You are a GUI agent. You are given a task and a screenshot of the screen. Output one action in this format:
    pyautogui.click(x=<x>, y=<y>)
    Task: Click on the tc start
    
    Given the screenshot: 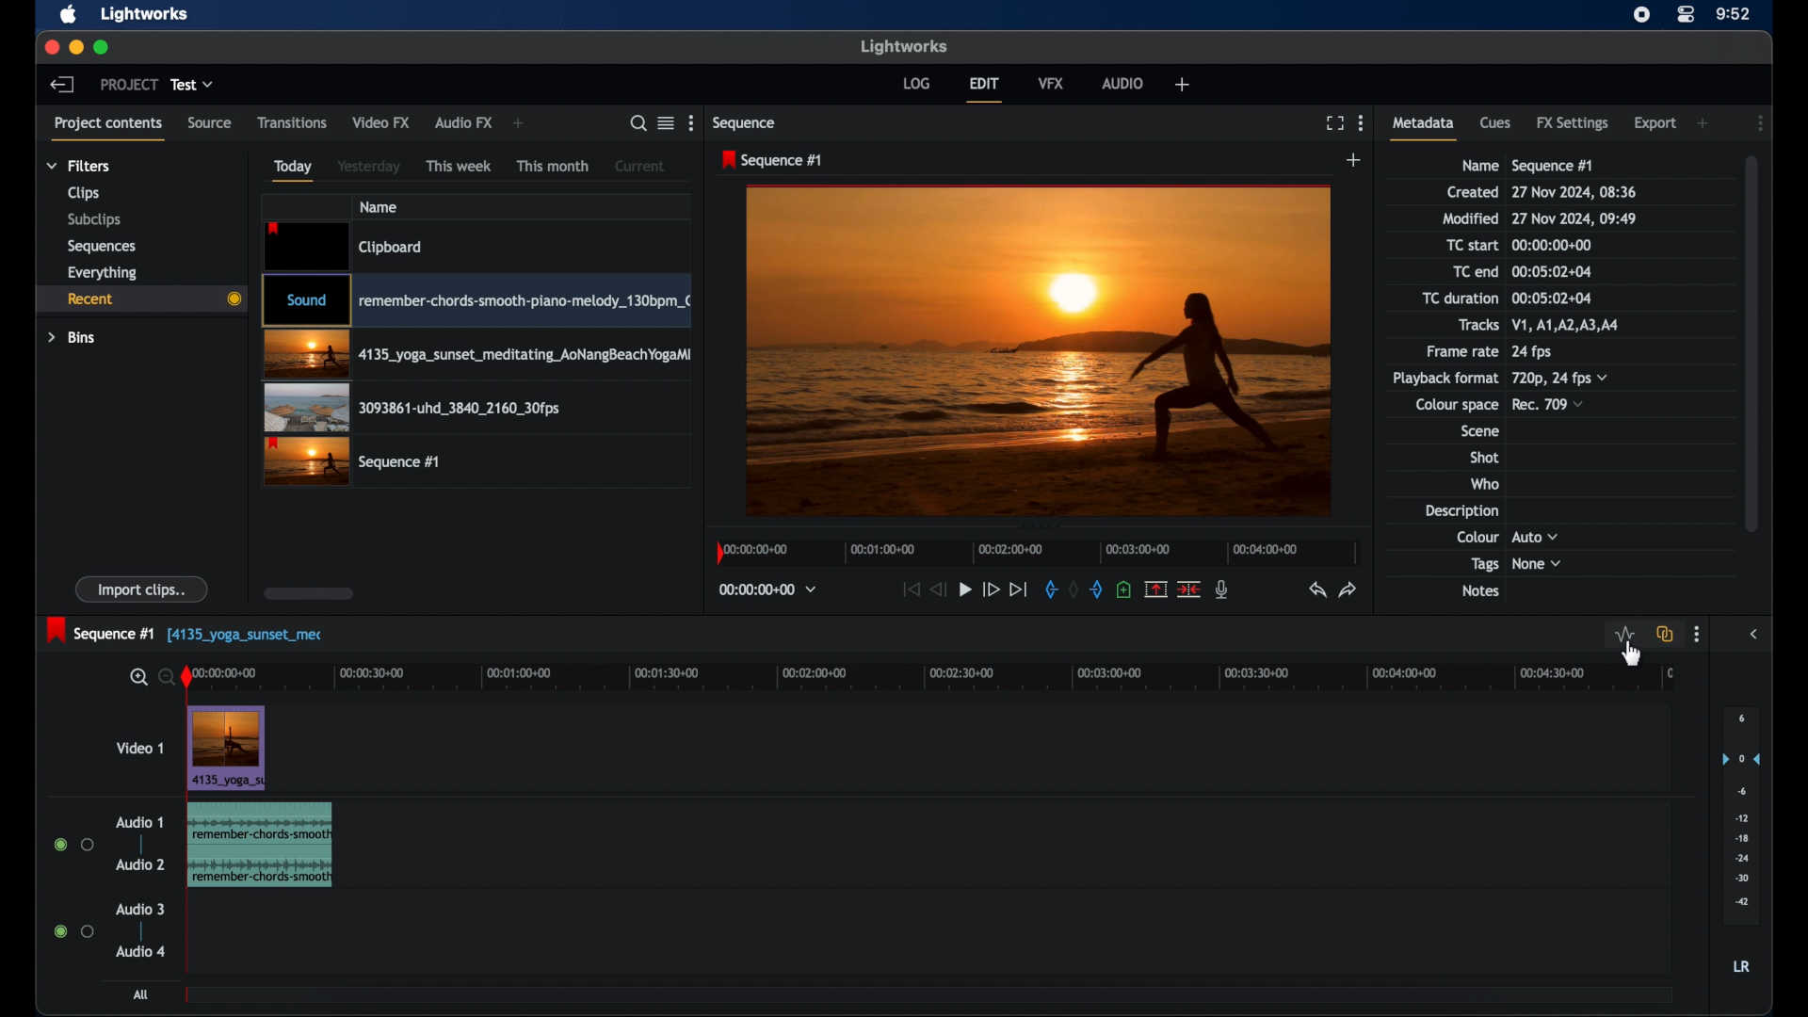 What is the action you would take?
    pyautogui.click(x=1474, y=244)
    